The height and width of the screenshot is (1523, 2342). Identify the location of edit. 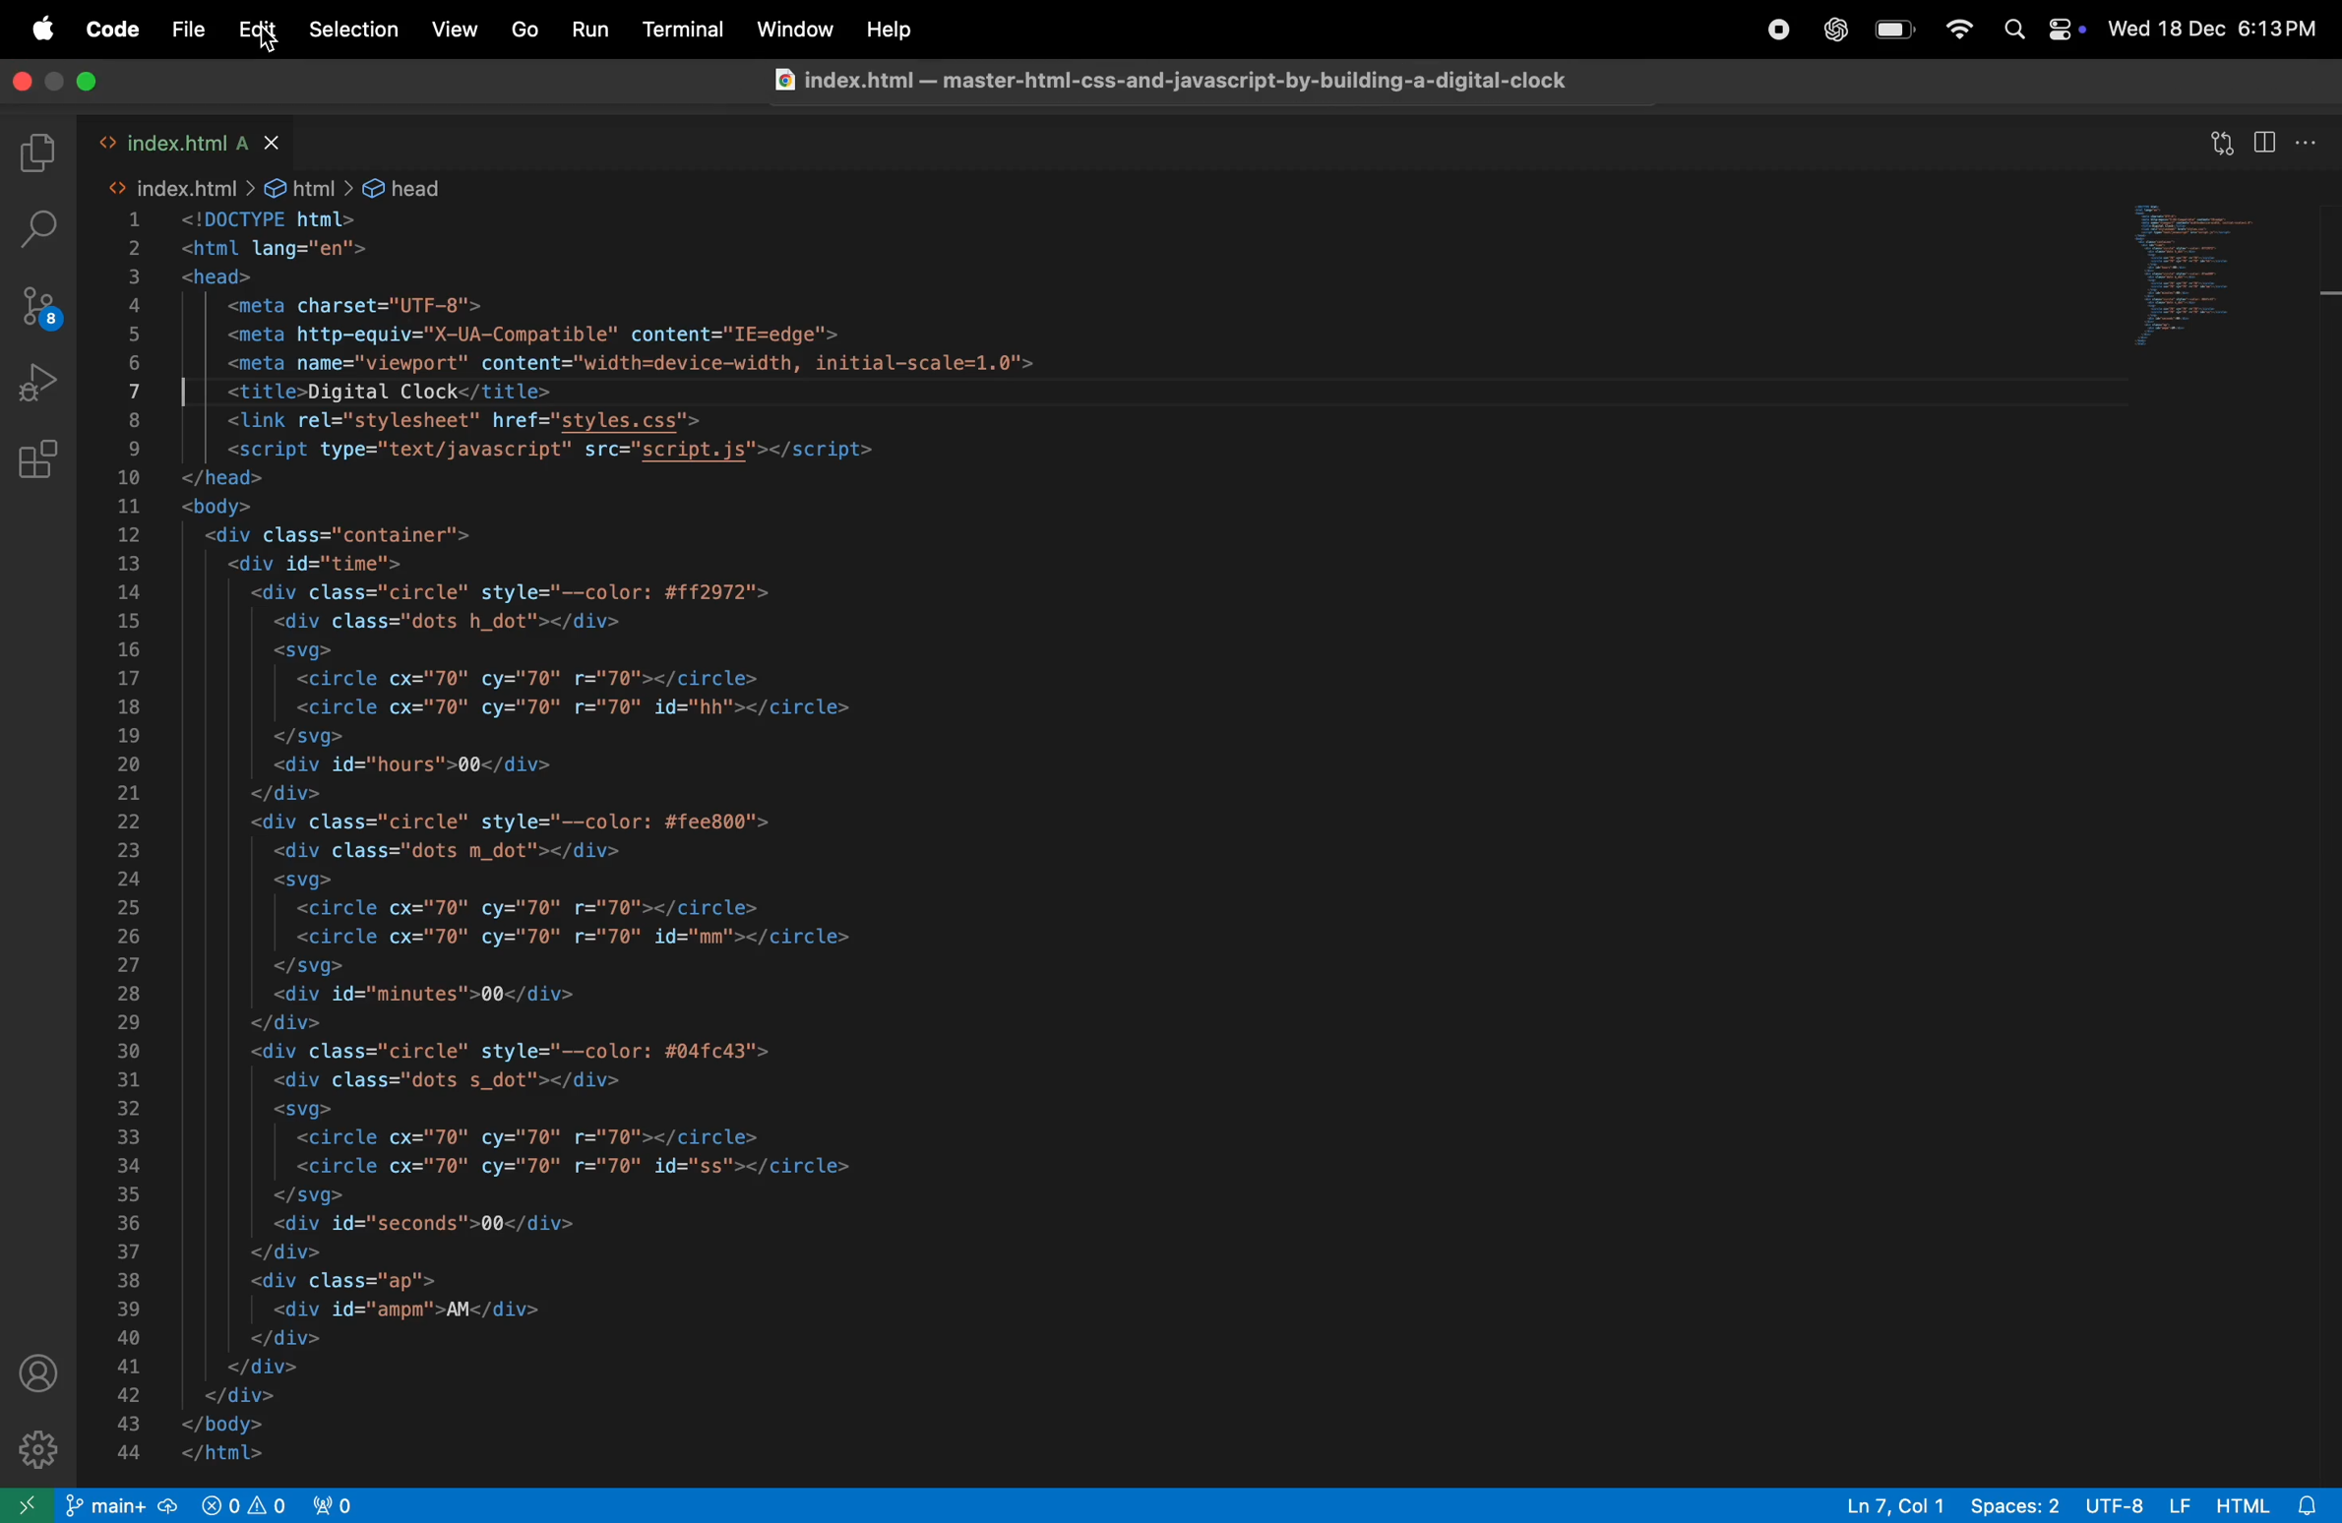
(258, 30).